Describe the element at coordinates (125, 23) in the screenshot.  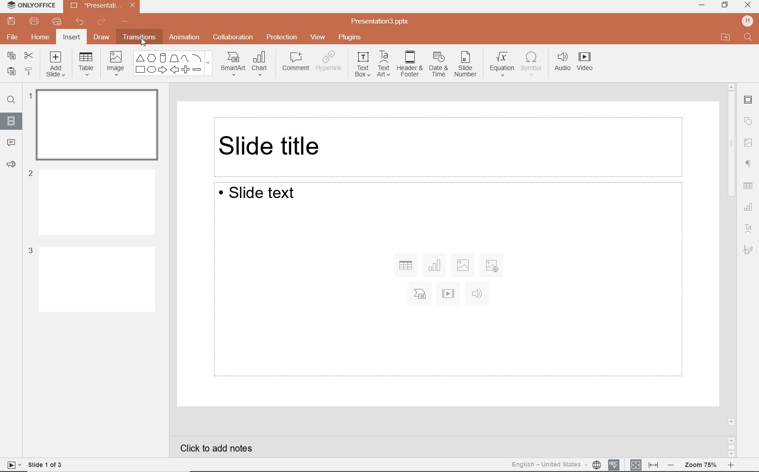
I see `customize quick access toolbar` at that location.